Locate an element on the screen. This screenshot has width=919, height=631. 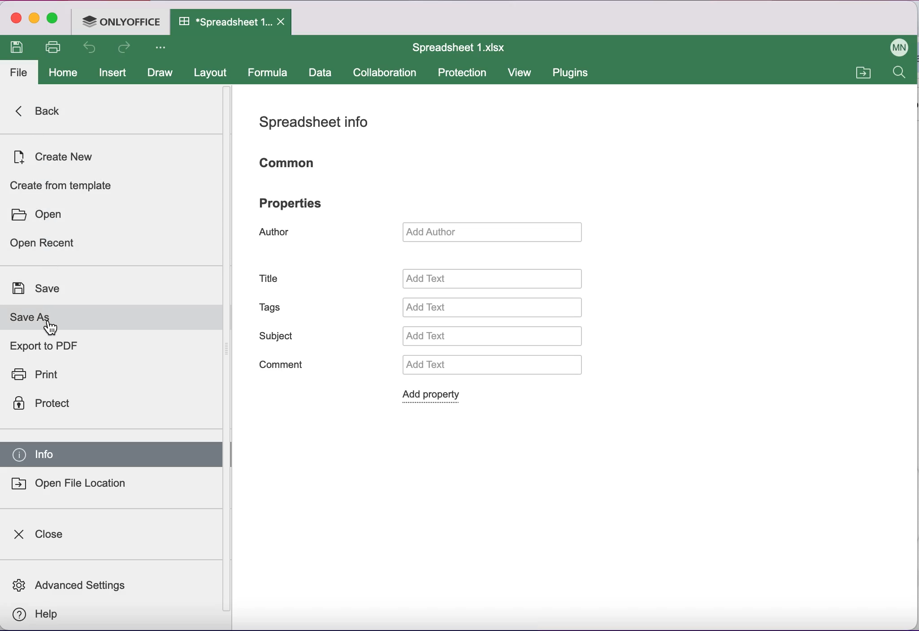
layout is located at coordinates (213, 73).